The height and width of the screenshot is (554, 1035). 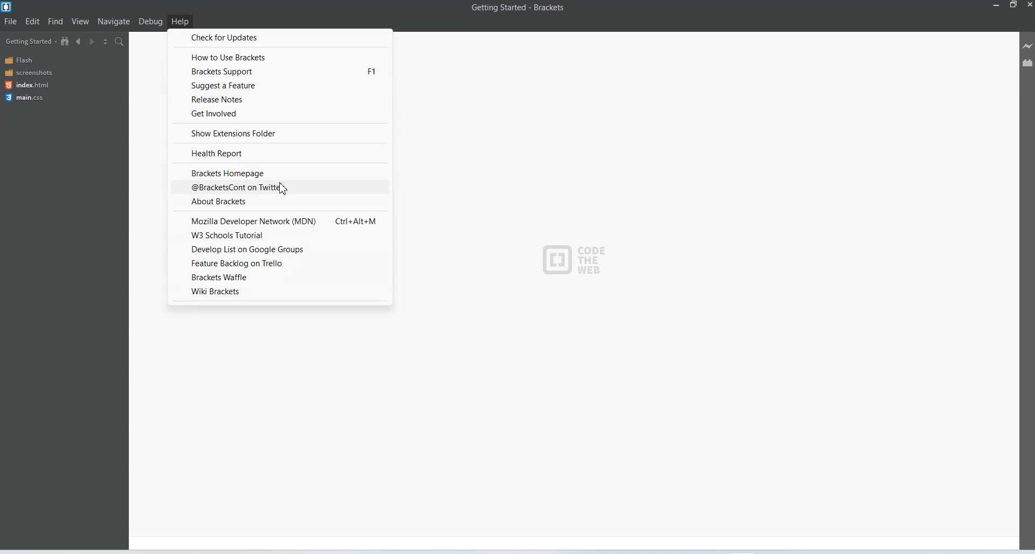 What do you see at coordinates (281, 133) in the screenshot?
I see `show extension folder` at bounding box center [281, 133].